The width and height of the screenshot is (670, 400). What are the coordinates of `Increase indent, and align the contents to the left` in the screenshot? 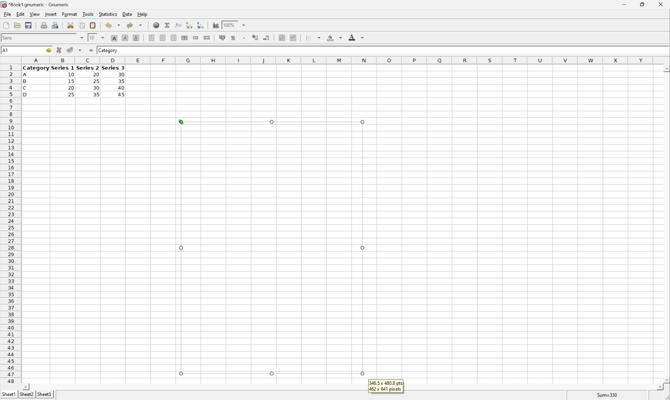 It's located at (293, 38).